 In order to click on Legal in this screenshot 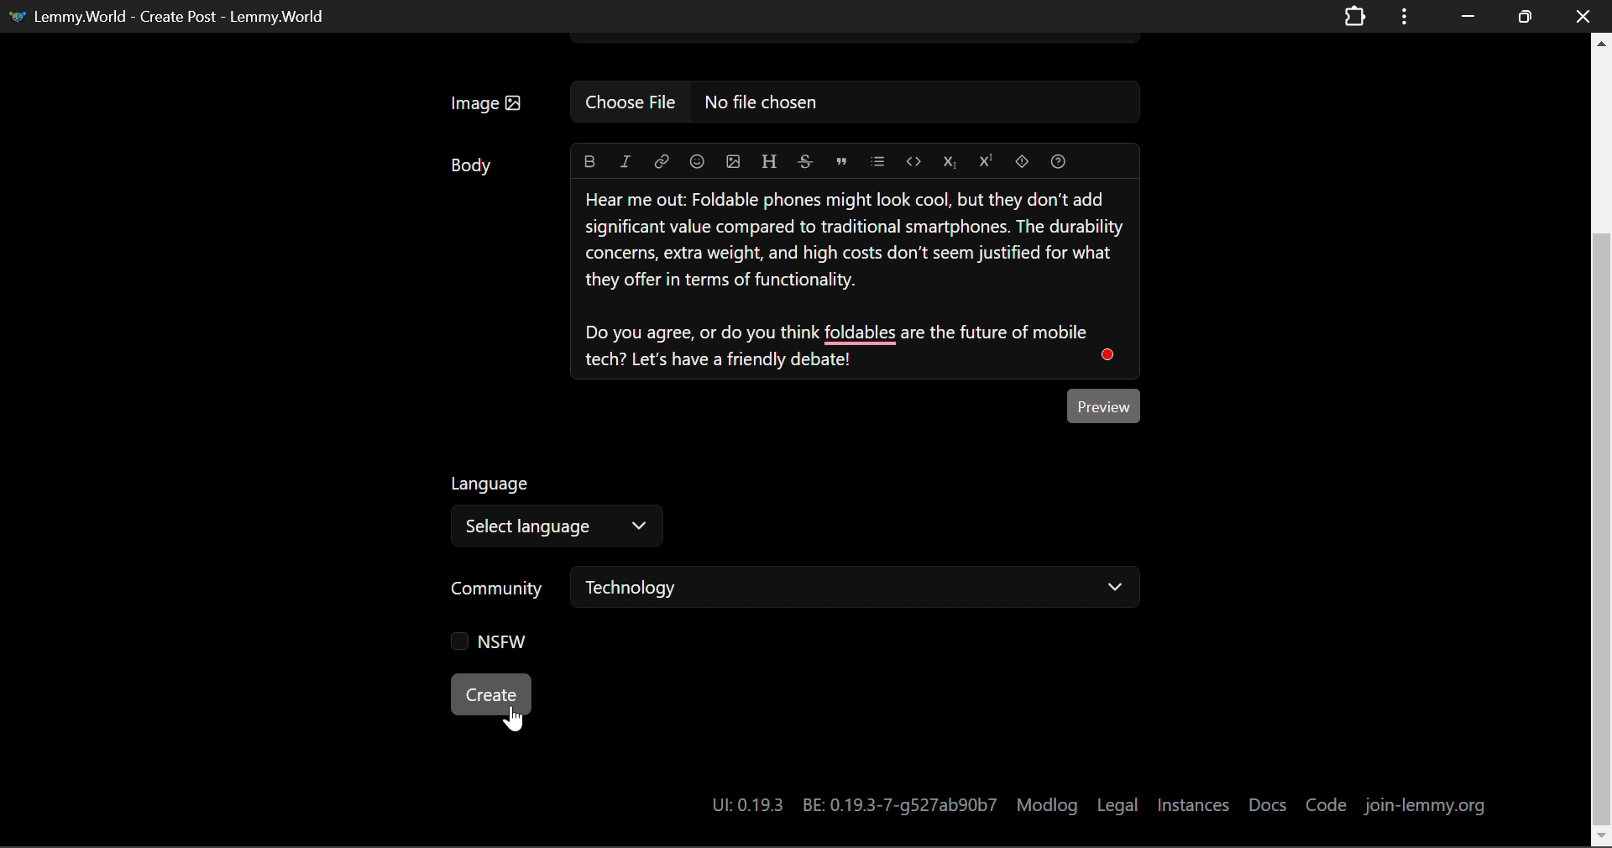, I will do `click(1120, 803)`.